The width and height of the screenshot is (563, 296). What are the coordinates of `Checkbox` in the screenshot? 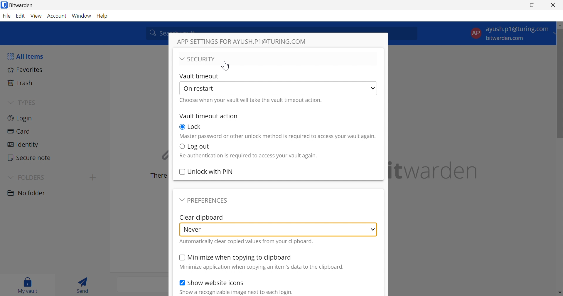 It's located at (182, 171).